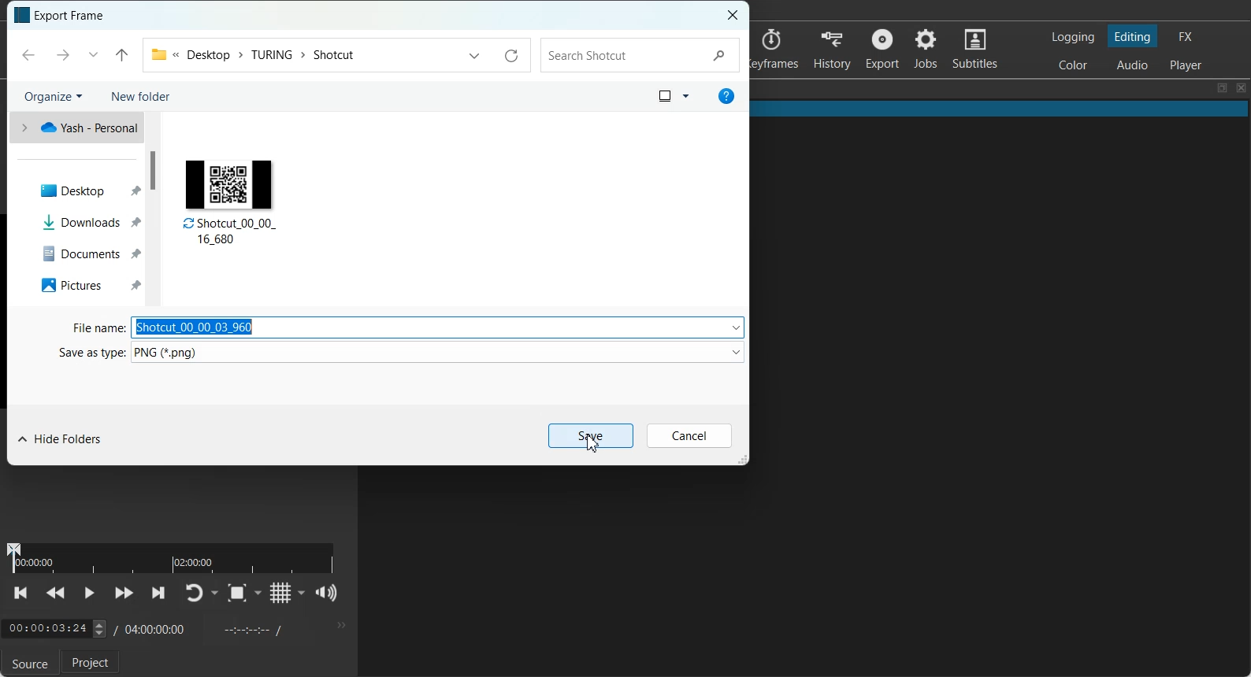 This screenshot has height=677, width=1251. I want to click on Drop down box, so click(302, 592).